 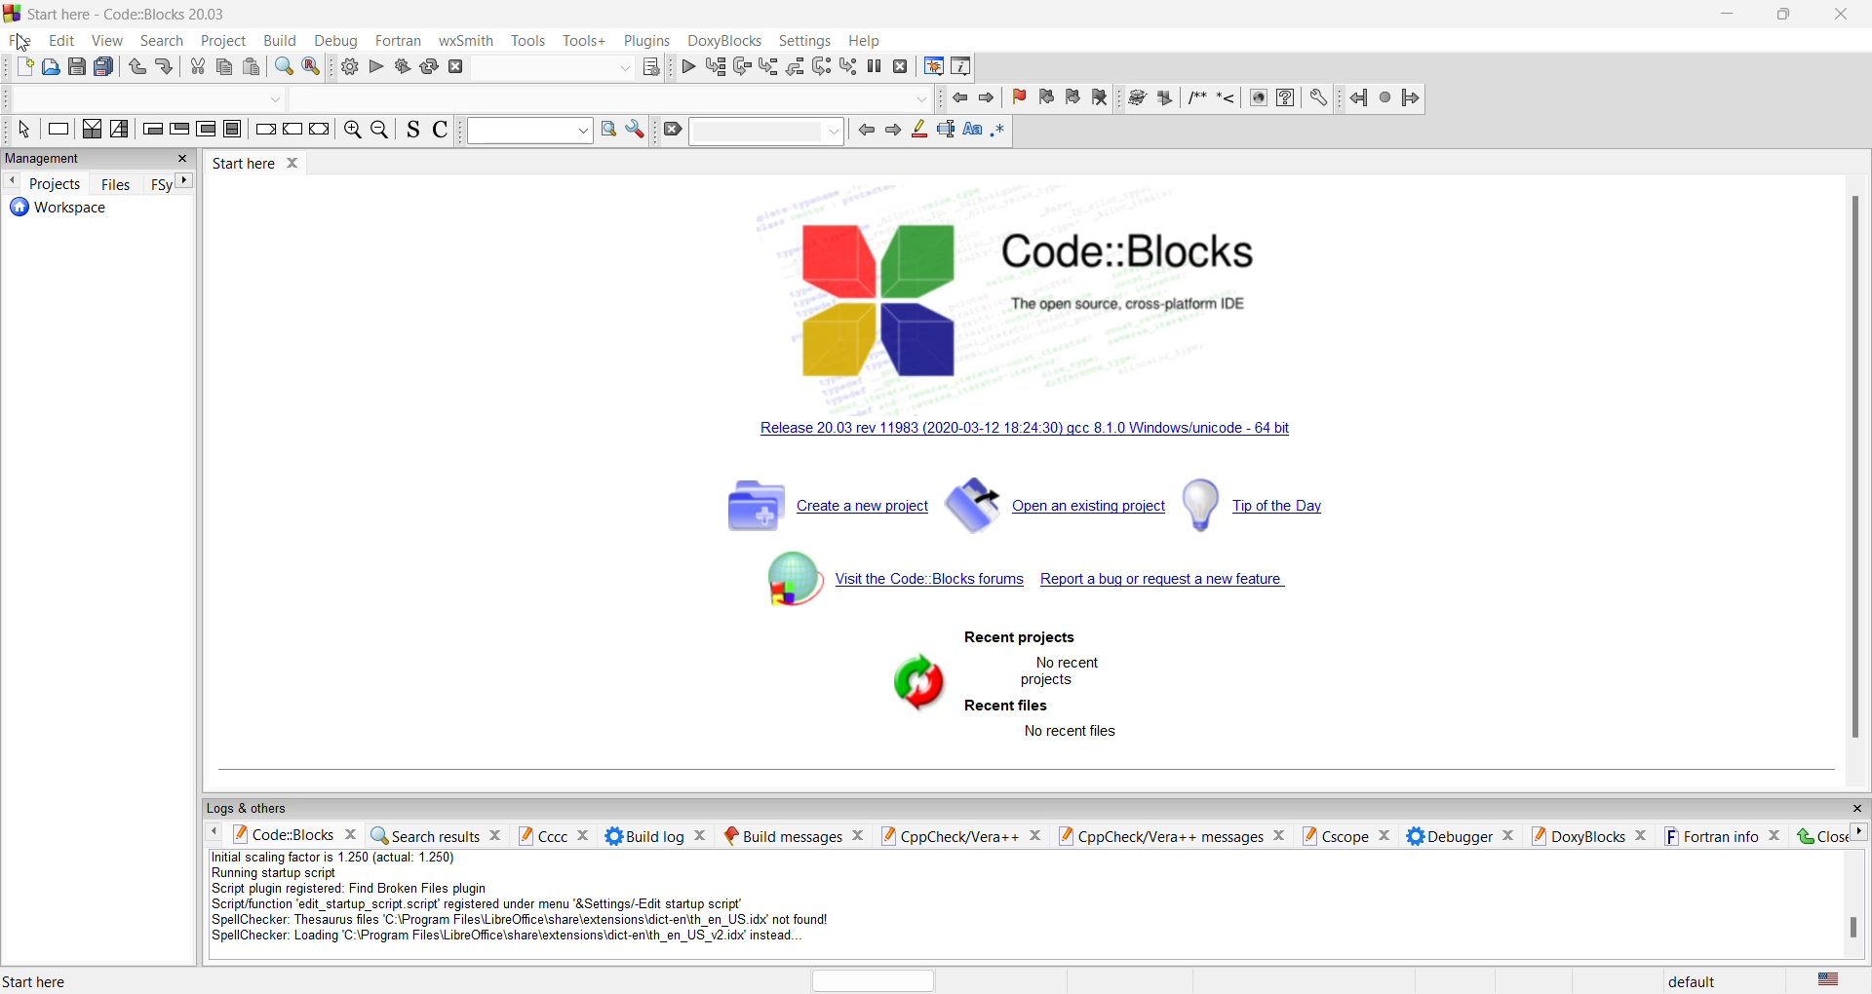 I want to click on faq, so click(x=1291, y=99).